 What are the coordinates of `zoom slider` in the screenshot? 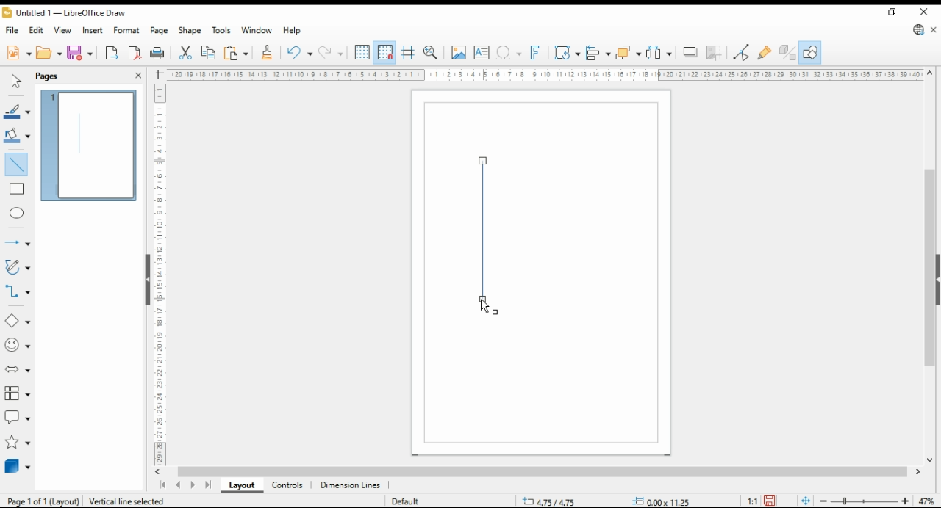 It's located at (865, 502).